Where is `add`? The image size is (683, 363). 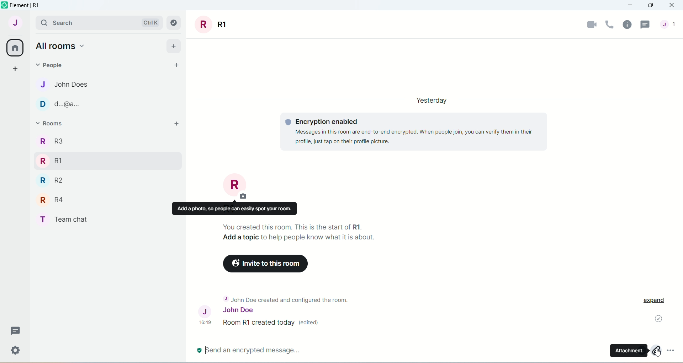
add is located at coordinates (174, 45).